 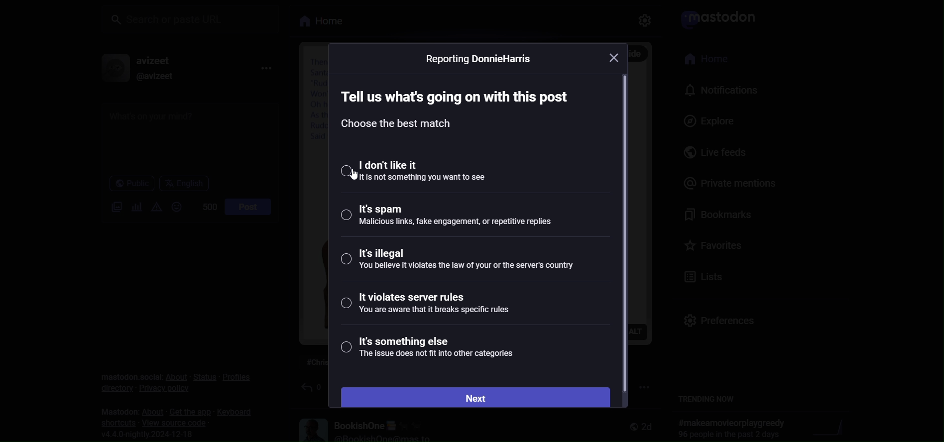 I want to click on english, so click(x=183, y=183).